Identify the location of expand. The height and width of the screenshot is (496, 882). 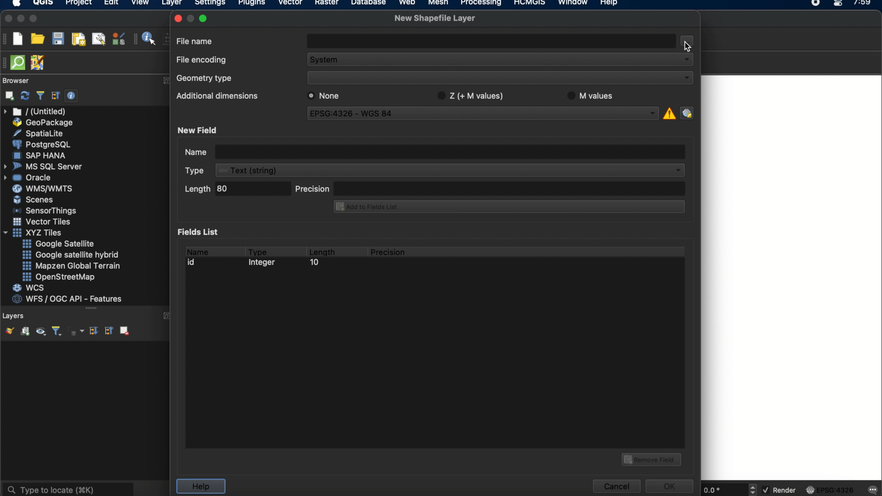
(166, 316).